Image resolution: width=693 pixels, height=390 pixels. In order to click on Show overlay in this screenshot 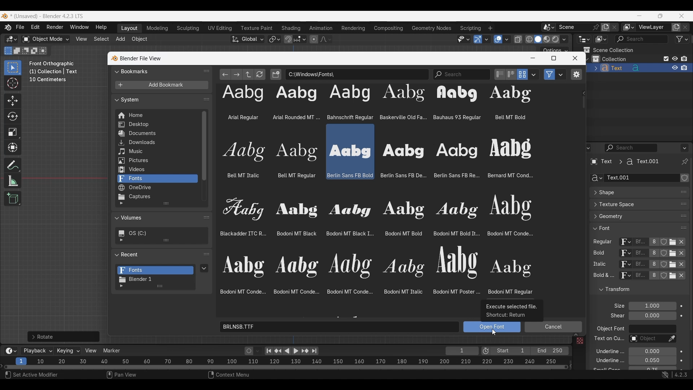, I will do `click(498, 39)`.